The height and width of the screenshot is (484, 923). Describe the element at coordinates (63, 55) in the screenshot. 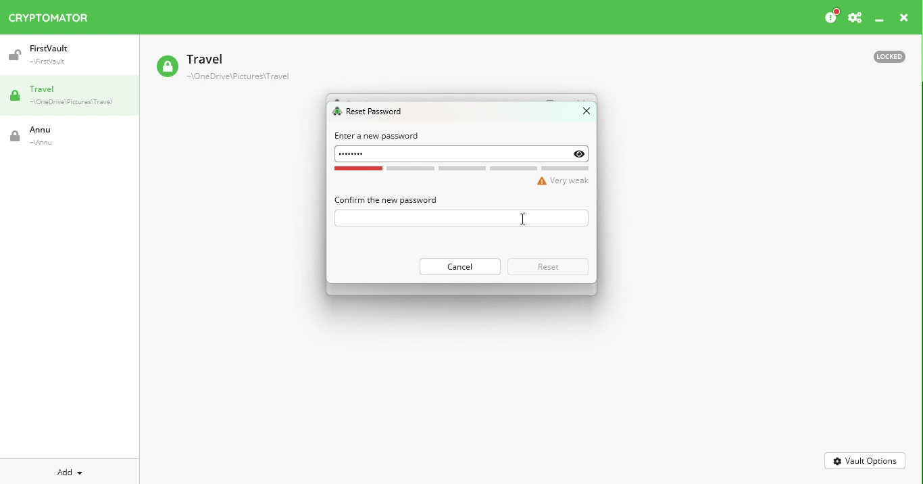

I see `Vault` at that location.